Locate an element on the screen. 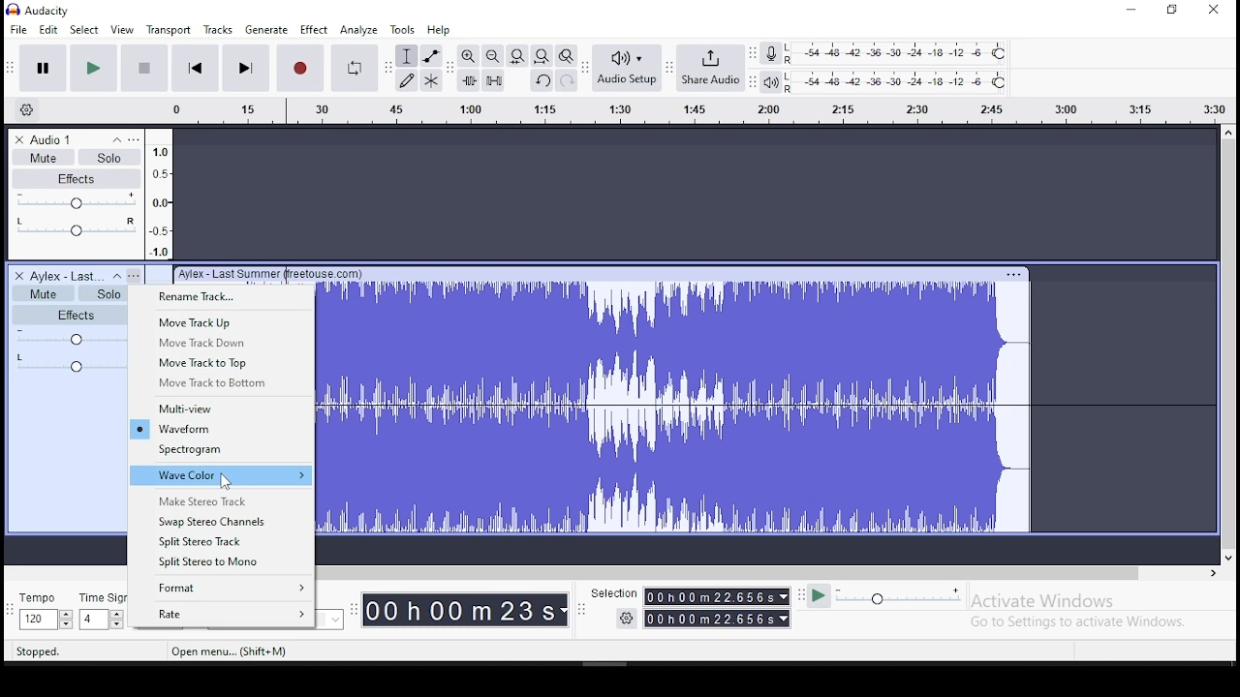  icon is located at coordinates (52, 10).